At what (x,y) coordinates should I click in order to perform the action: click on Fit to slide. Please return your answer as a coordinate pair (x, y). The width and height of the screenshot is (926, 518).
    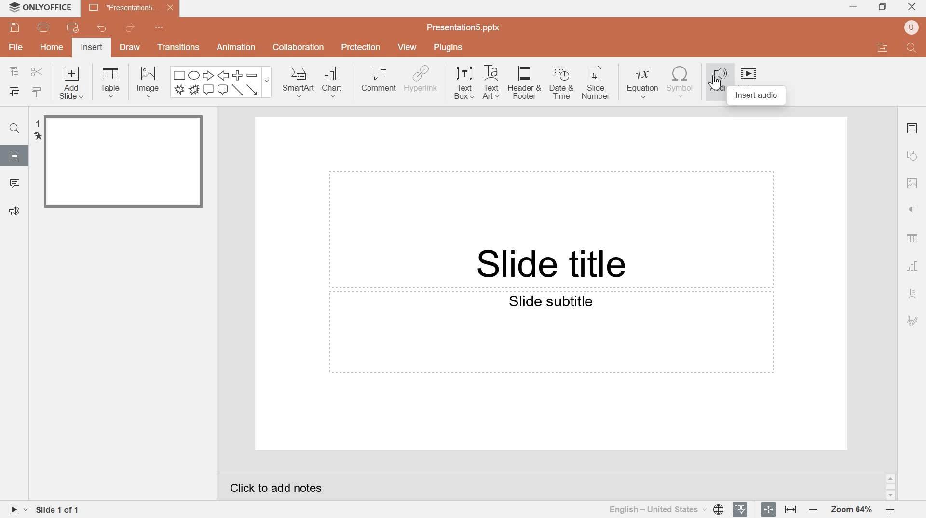
    Looking at the image, I should click on (769, 508).